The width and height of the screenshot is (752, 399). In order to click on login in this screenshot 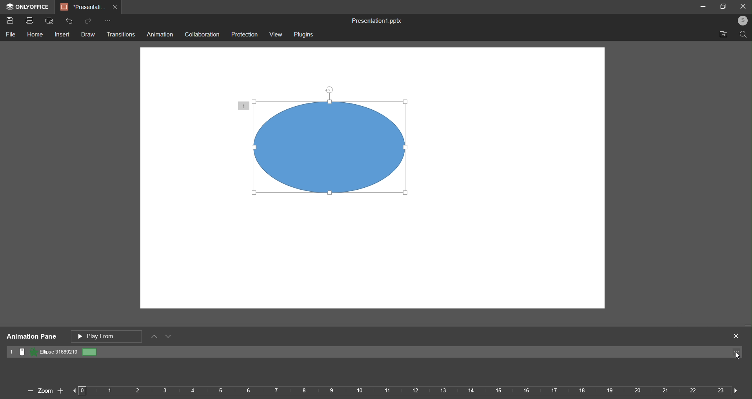, I will do `click(742, 20)`.